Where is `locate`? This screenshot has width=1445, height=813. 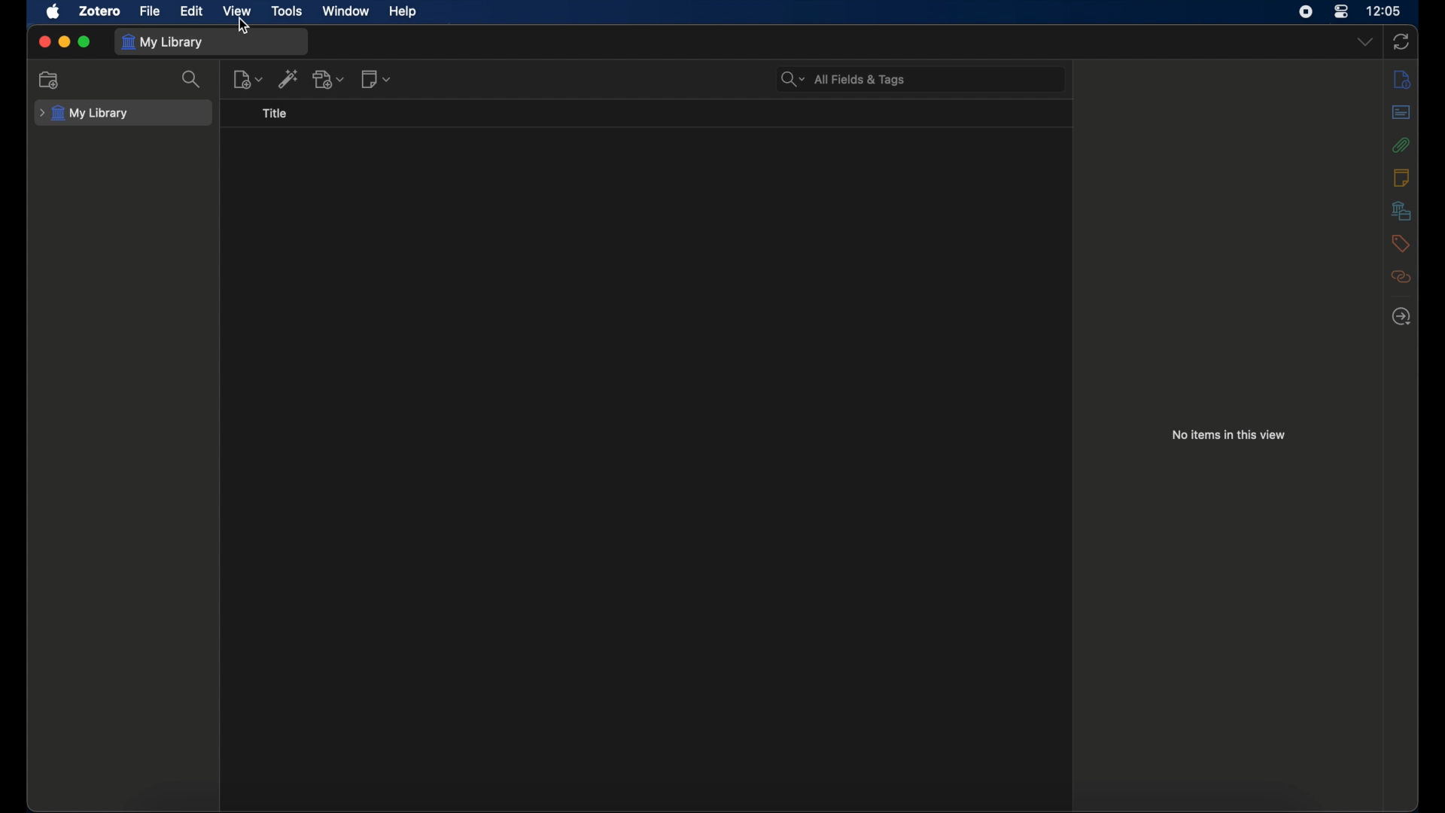
locate is located at coordinates (1401, 318).